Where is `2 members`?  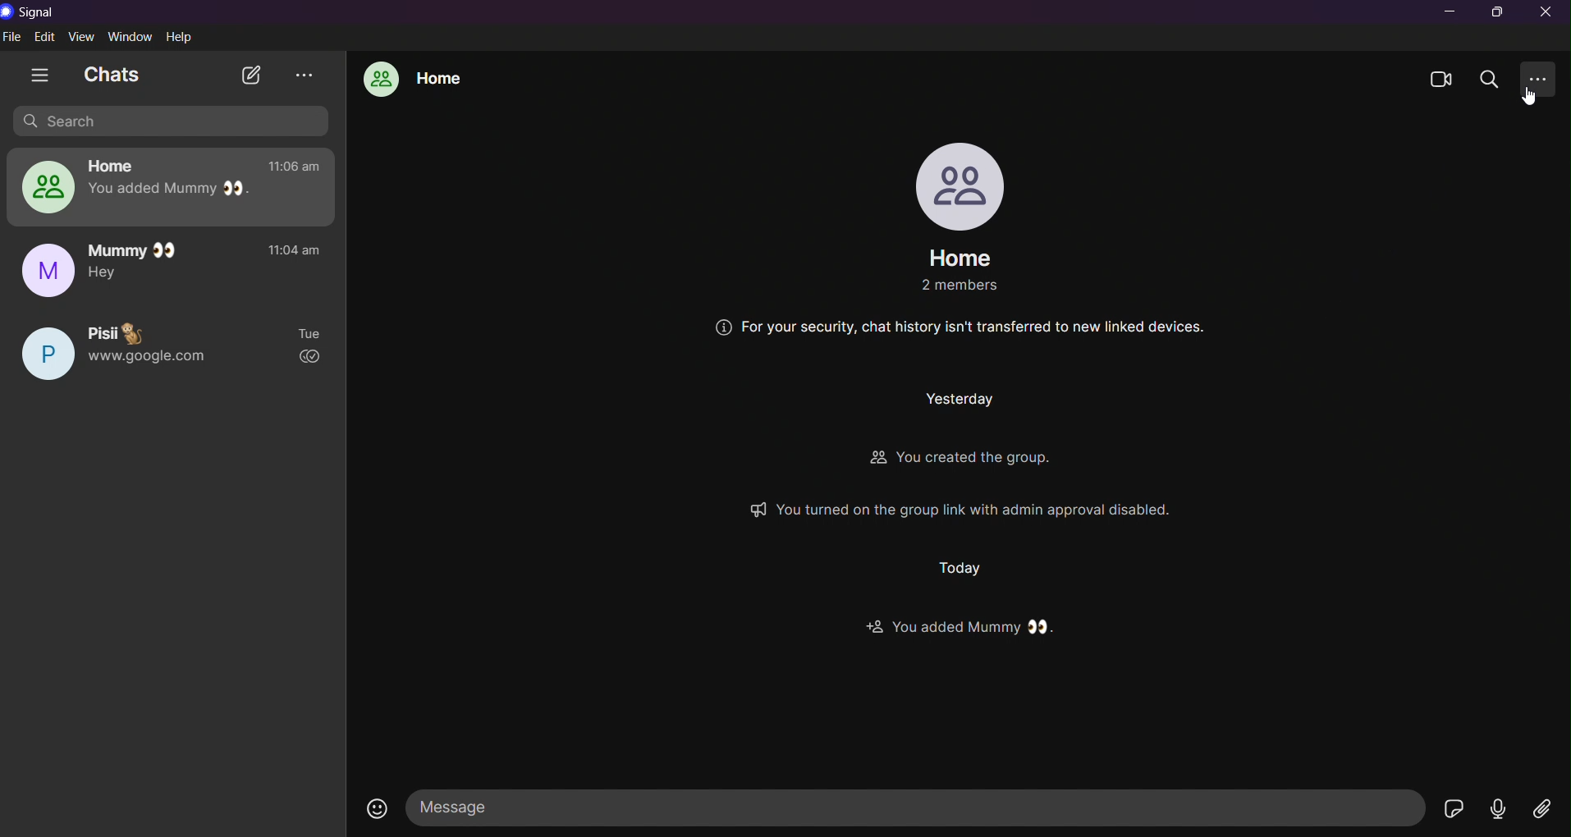 2 members is located at coordinates (950, 286).